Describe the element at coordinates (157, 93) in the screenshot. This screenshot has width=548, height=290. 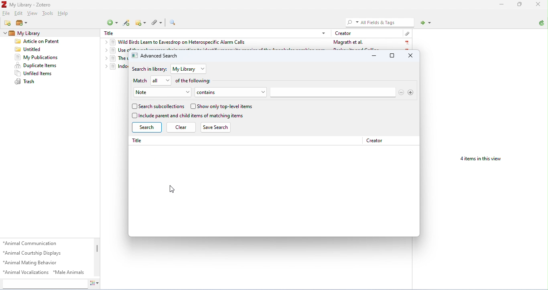
I see `Note` at that location.